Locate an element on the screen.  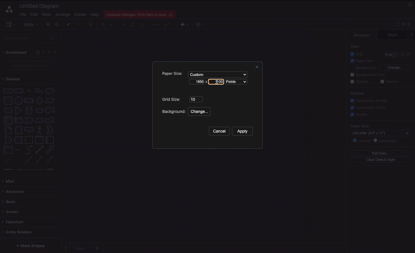
Square is located at coordinates (8, 101).